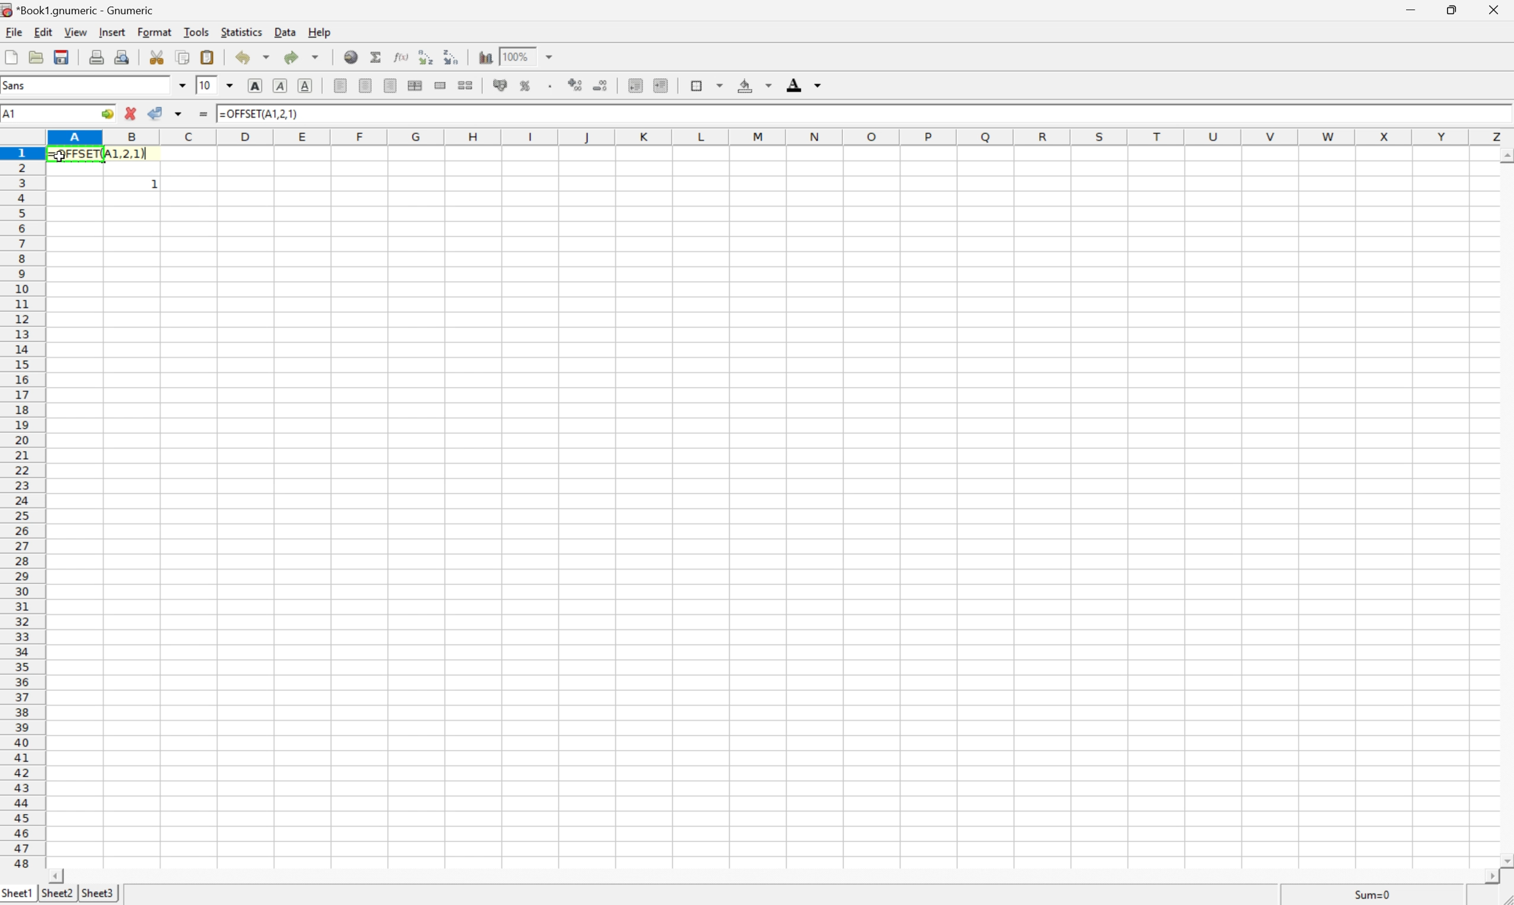 Image resolution: width=1514 pixels, height=905 pixels. Describe the element at coordinates (577, 86) in the screenshot. I see `increase number of decimals displayed` at that location.